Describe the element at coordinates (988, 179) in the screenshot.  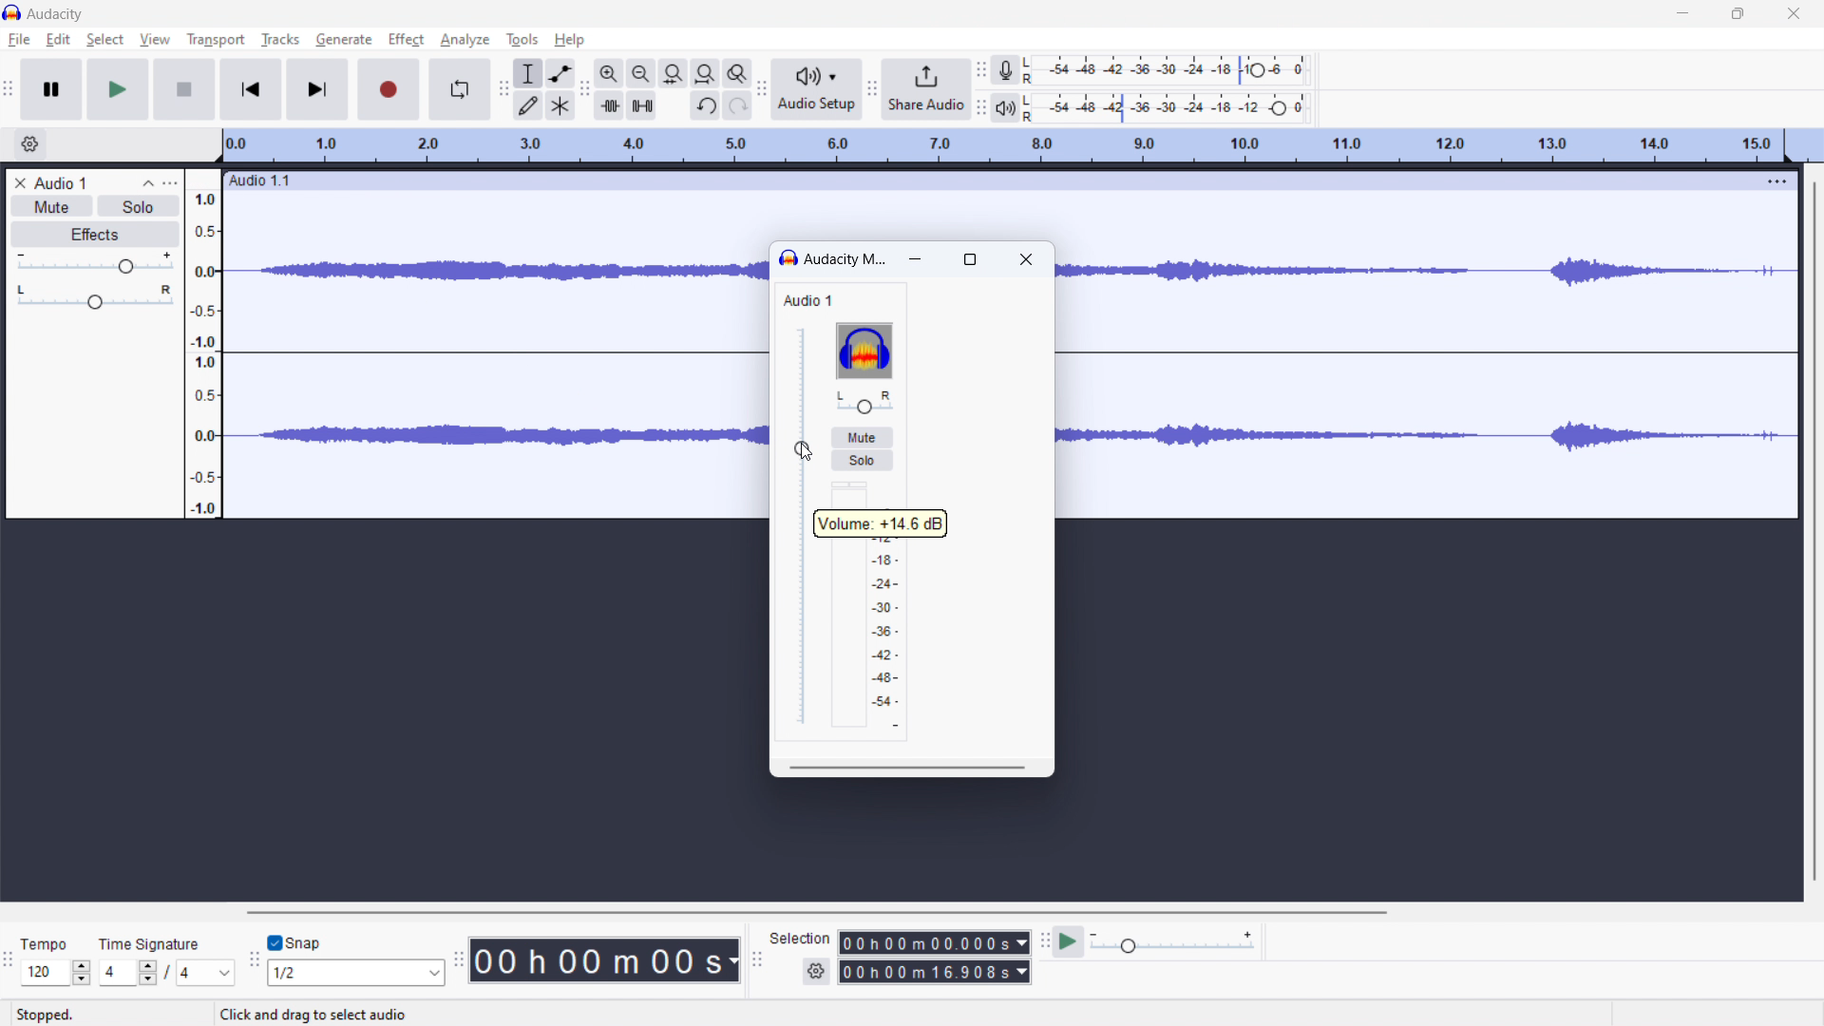
I see `hold to move` at that location.